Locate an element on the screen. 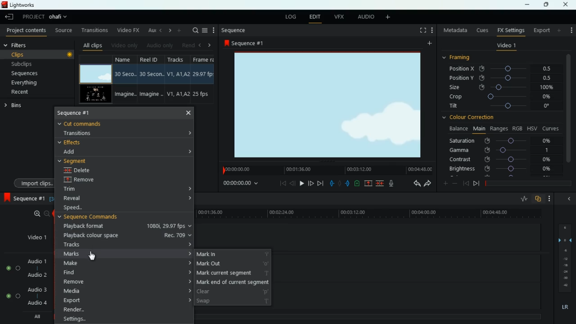 Image resolution: width=576 pixels, height=324 pixels. colour correction is located at coordinates (472, 118).